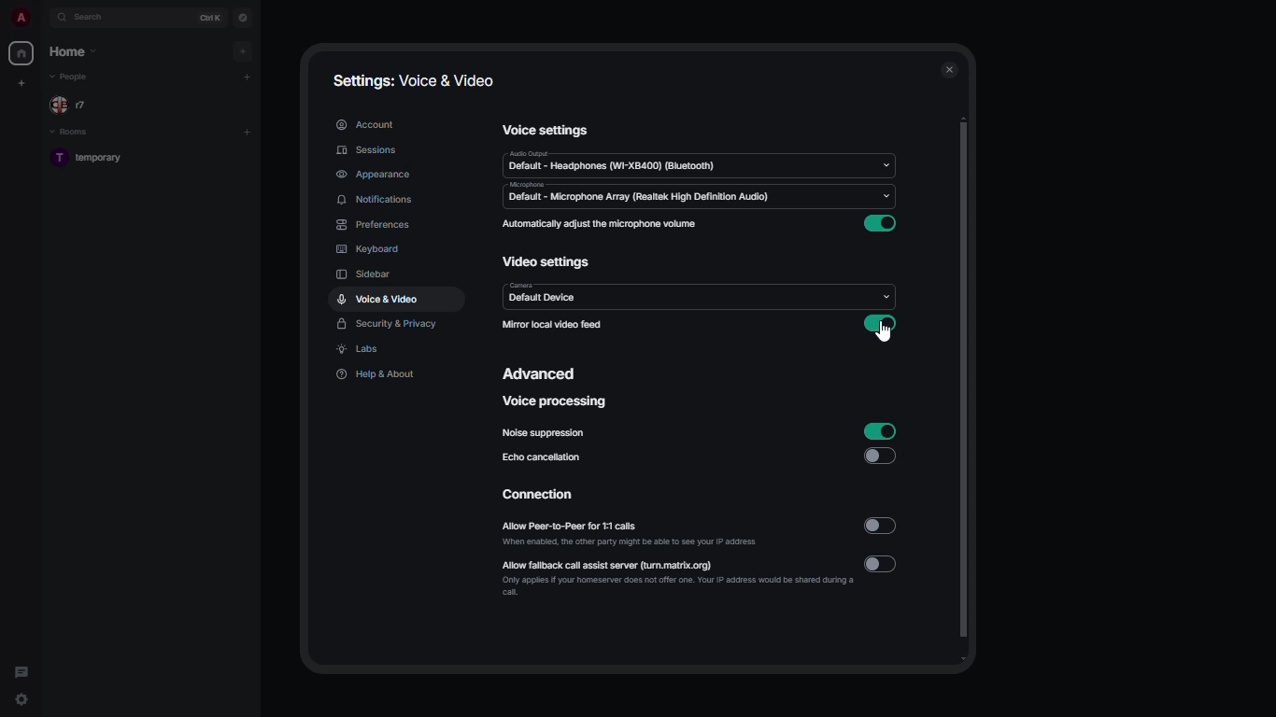  Describe the element at coordinates (22, 701) in the screenshot. I see `cursor` at that location.